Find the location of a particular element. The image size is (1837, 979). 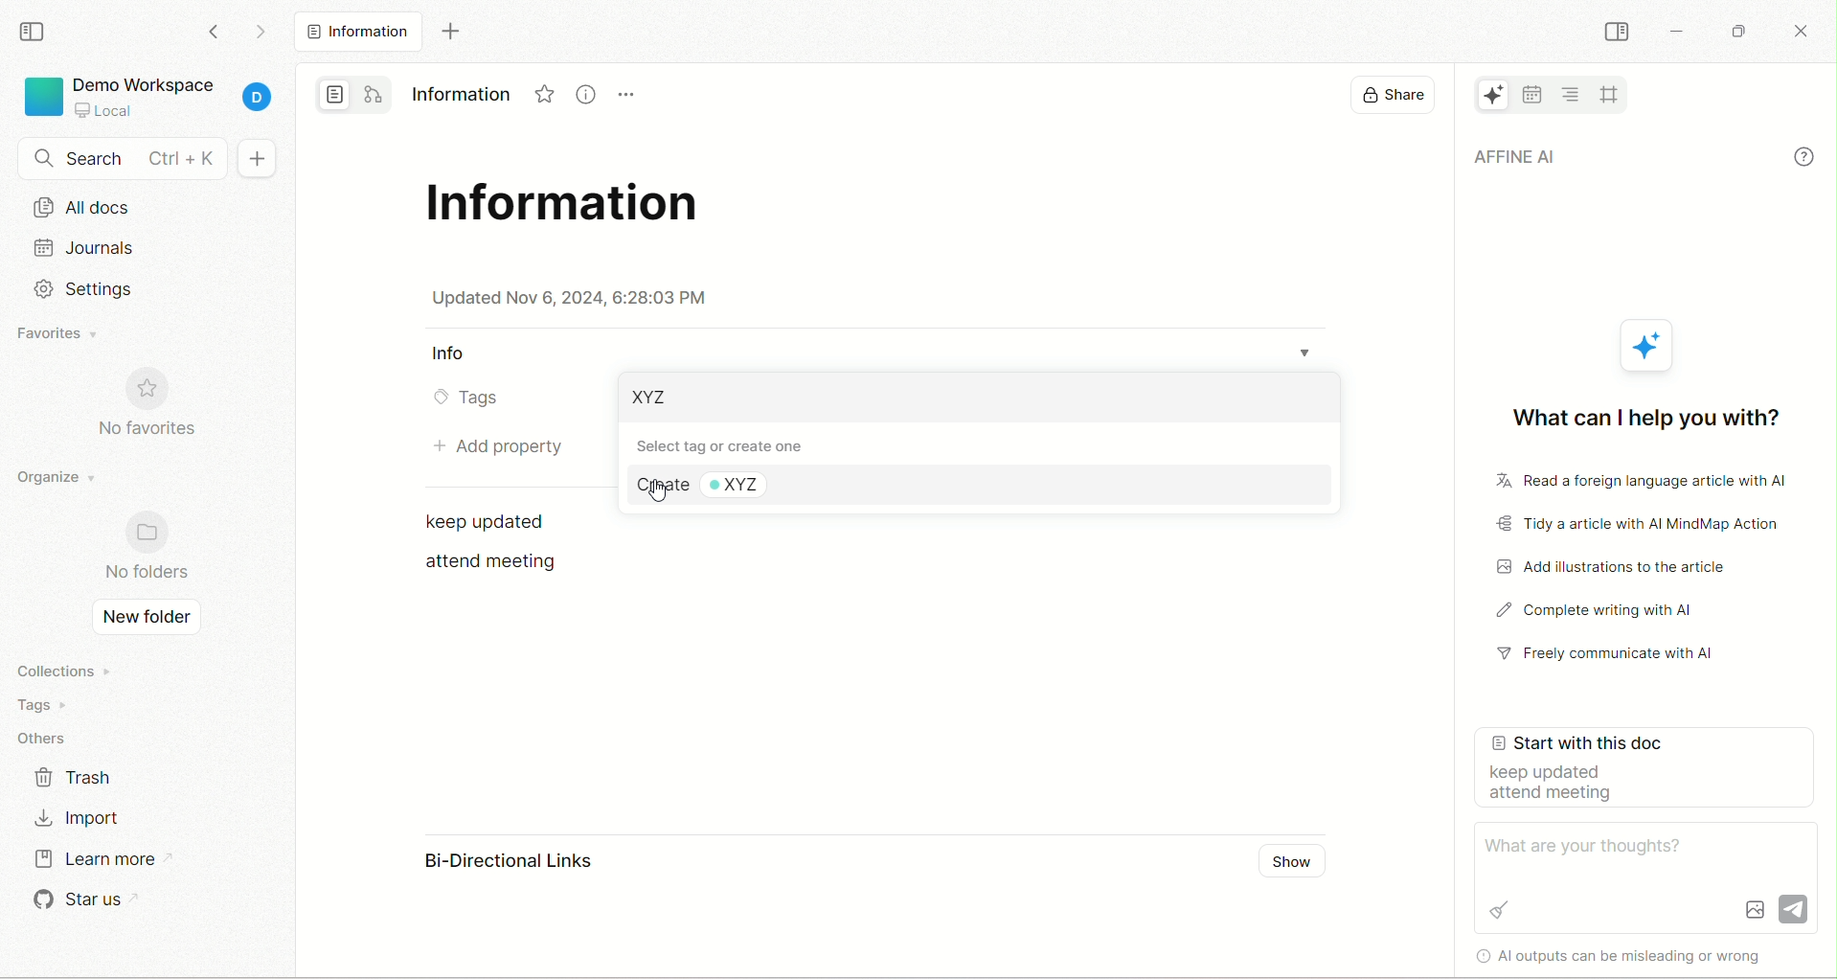

select tag or create one is located at coordinates (736, 444).